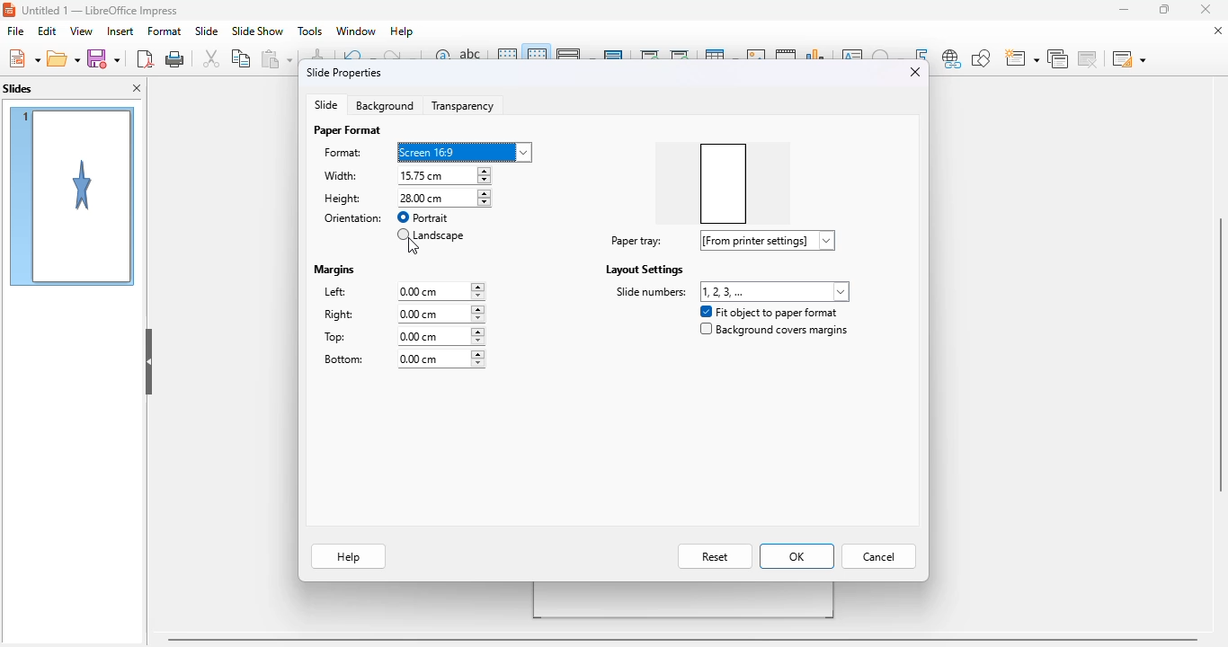  What do you see at coordinates (242, 58) in the screenshot?
I see `copy` at bounding box center [242, 58].